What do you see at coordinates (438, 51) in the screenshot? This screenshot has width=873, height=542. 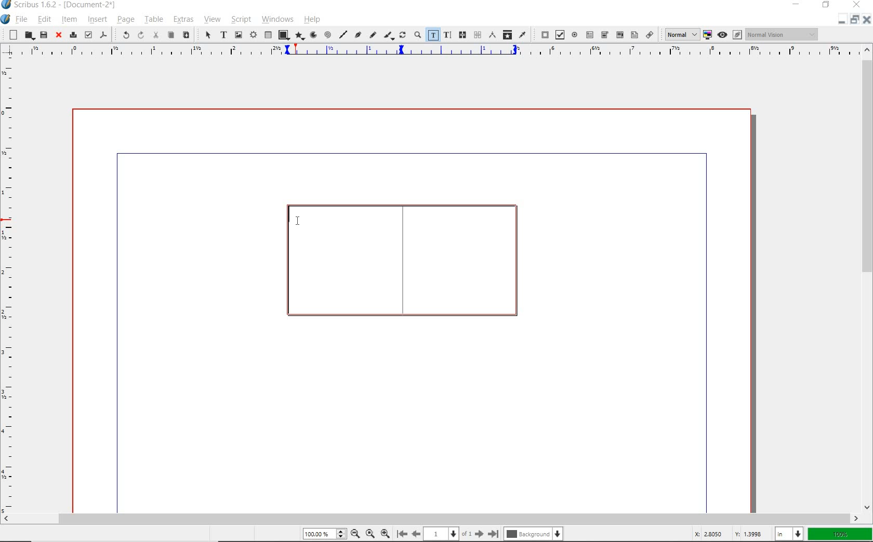 I see `ruler` at bounding box center [438, 51].